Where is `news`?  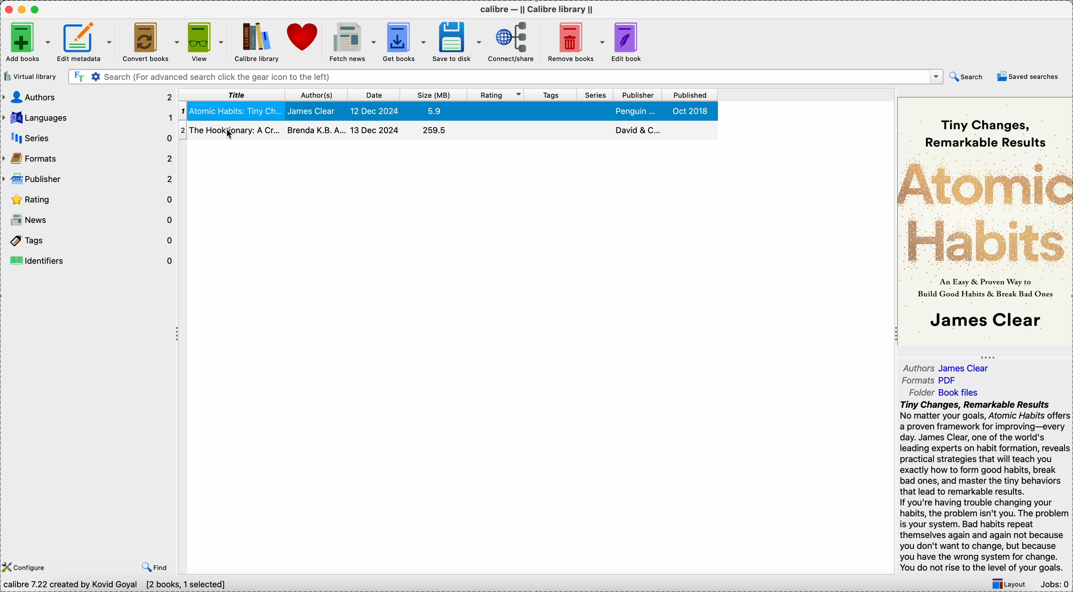
news is located at coordinates (90, 221).